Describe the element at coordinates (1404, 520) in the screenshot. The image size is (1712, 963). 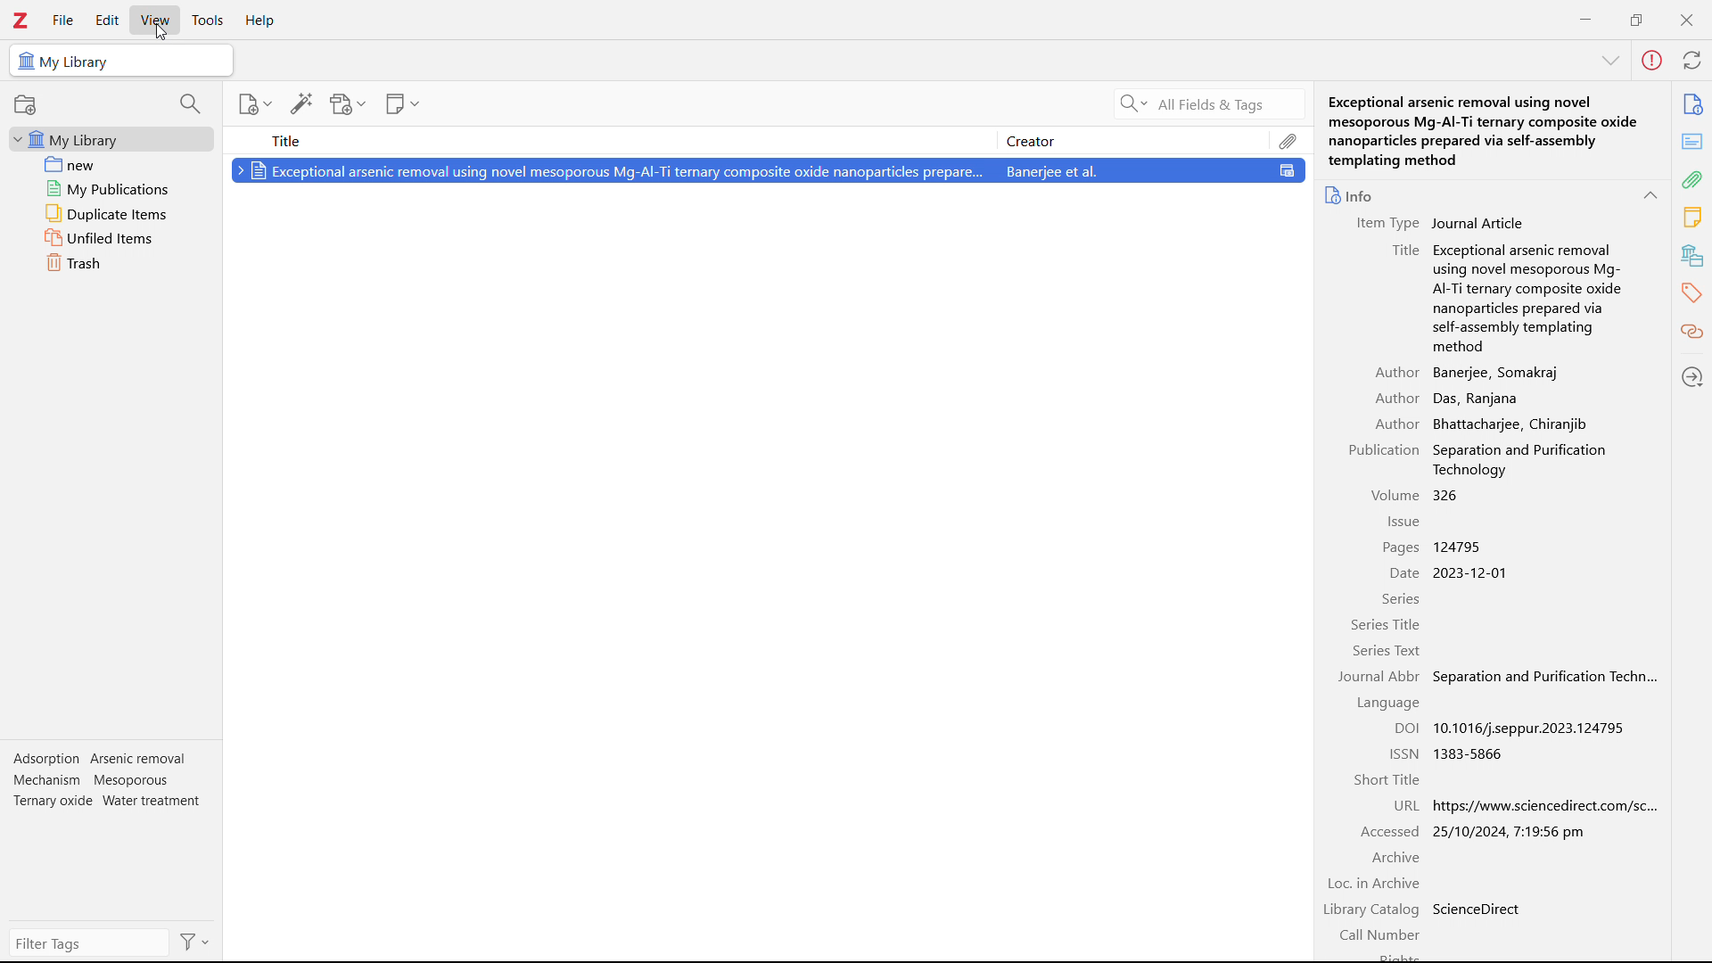
I see `Issue` at that location.